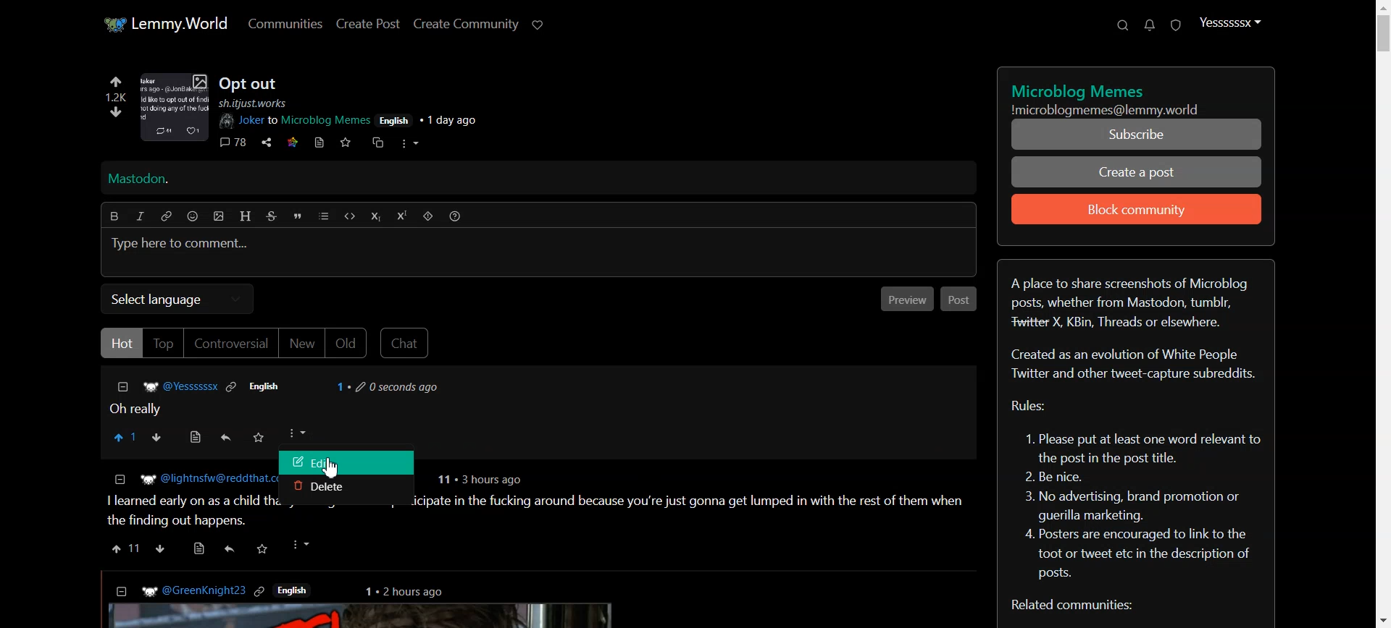 This screenshot has width=1391, height=628. What do you see at coordinates (160, 546) in the screenshot?
I see `downvote` at bounding box center [160, 546].